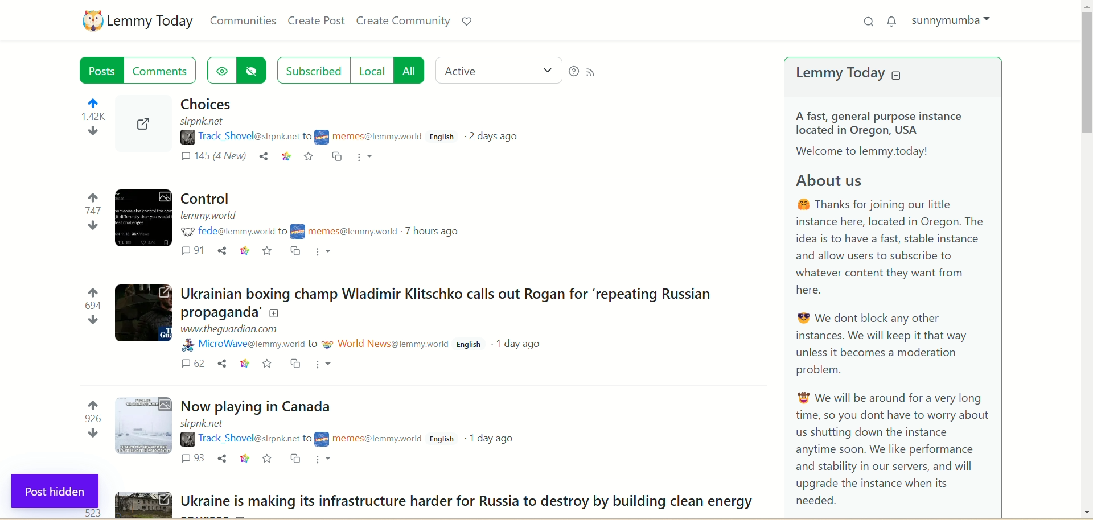 The width and height of the screenshot is (1093, 520). Describe the element at coordinates (268, 364) in the screenshot. I see `favorite` at that location.